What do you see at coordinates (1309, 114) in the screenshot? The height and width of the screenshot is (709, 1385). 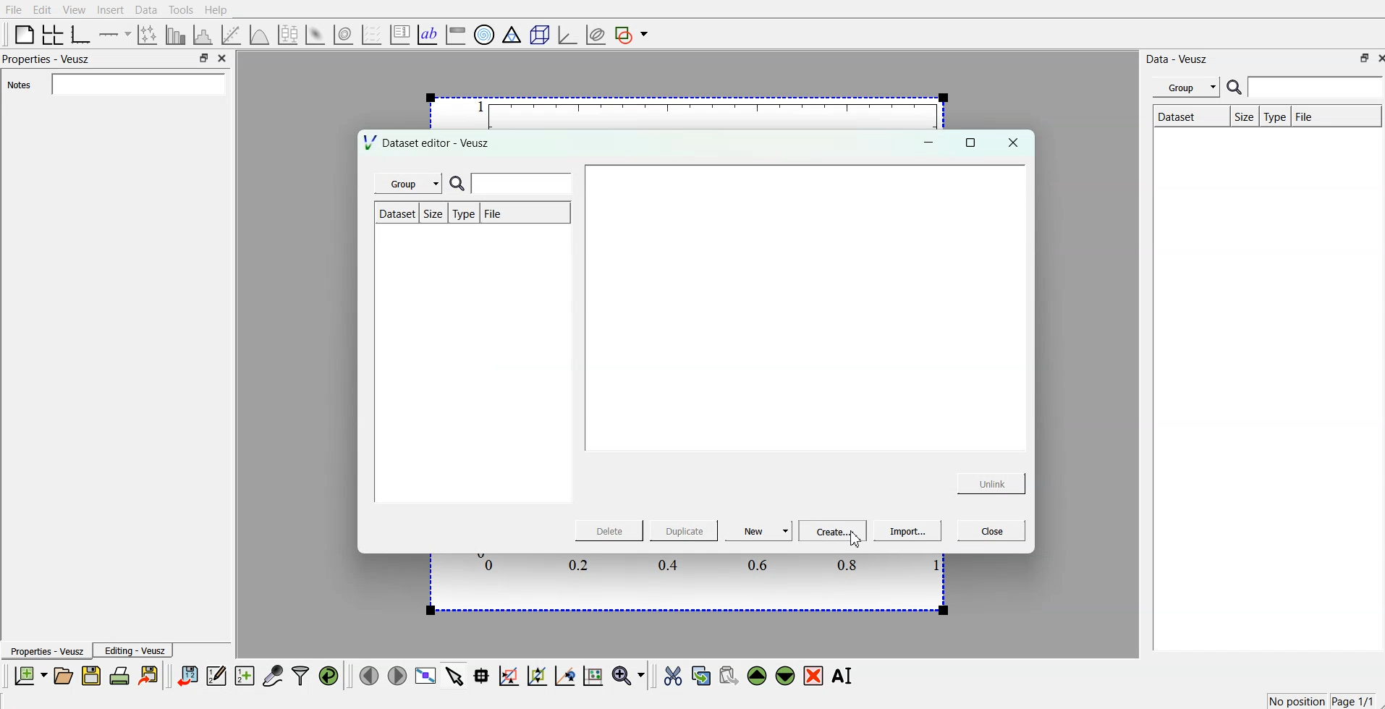 I see `File` at bounding box center [1309, 114].